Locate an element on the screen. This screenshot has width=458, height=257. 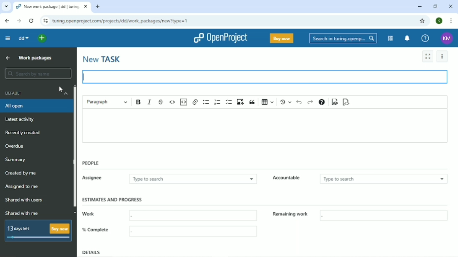
Latest activity is located at coordinates (19, 119).